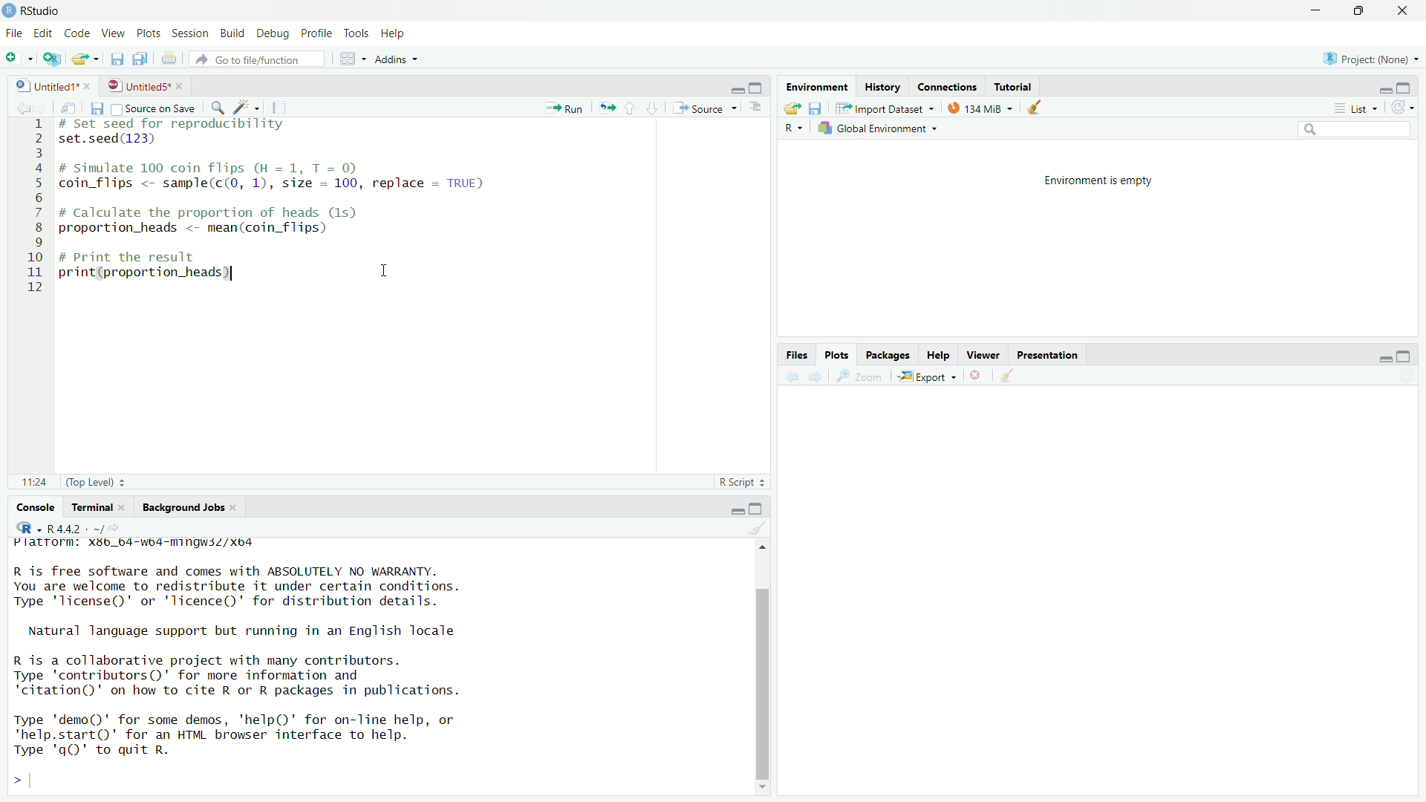  What do you see at coordinates (762, 509) in the screenshot?
I see `maximize` at bounding box center [762, 509].